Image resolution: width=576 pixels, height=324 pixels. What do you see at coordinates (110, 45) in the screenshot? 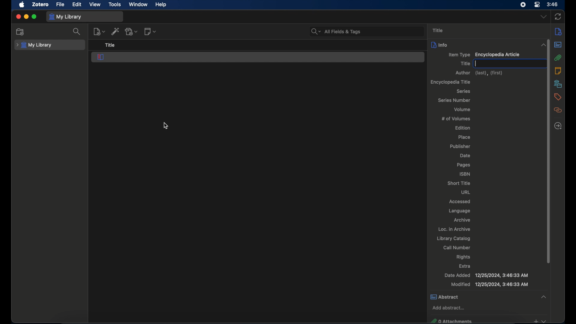
I see `title` at bounding box center [110, 45].